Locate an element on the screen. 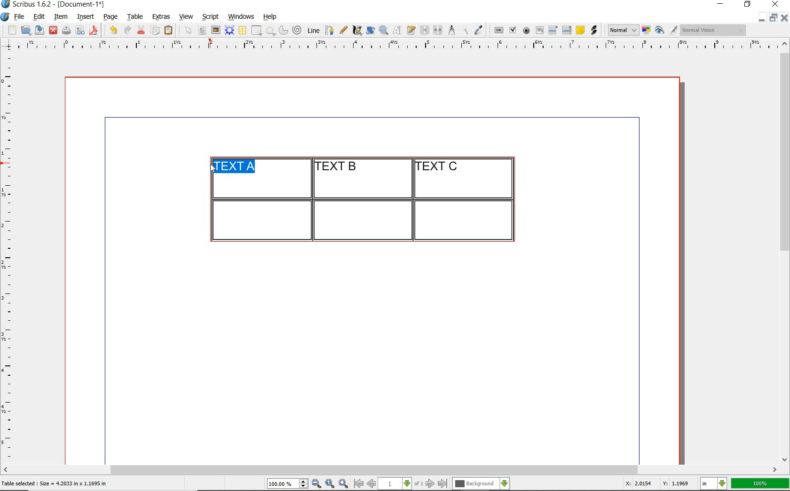 This screenshot has height=491, width=790. Table selected : Size = 4.2033 in x 1.1695 in is located at coordinates (55, 483).